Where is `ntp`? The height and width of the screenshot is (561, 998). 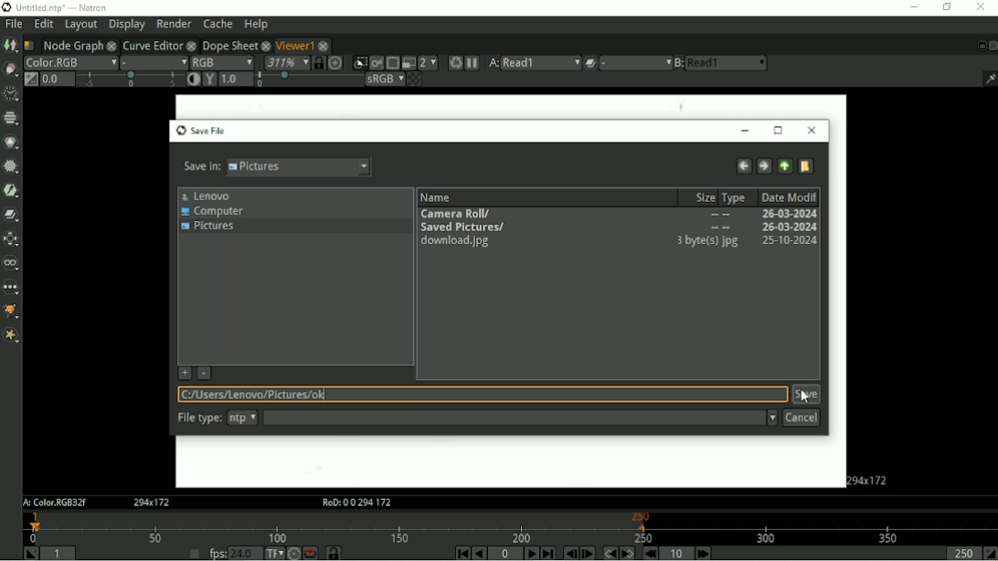
ntp is located at coordinates (243, 418).